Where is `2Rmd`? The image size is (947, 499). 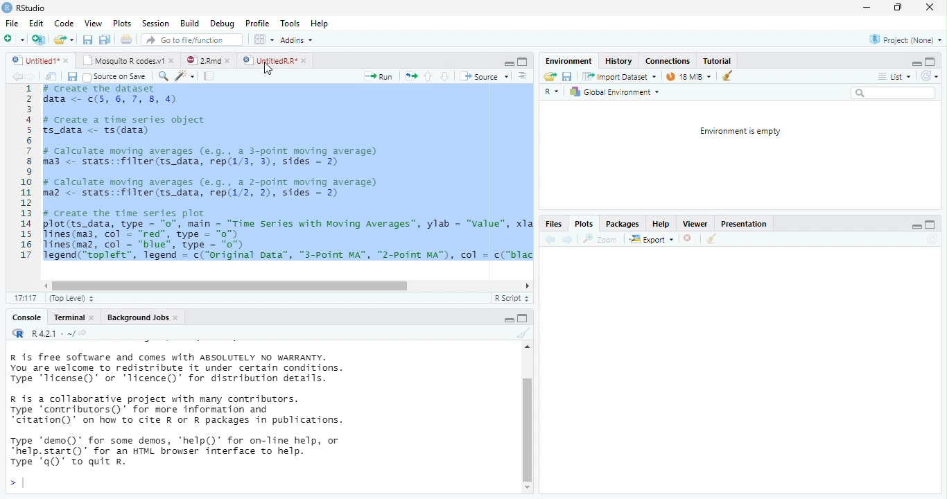 2Rmd is located at coordinates (202, 60).